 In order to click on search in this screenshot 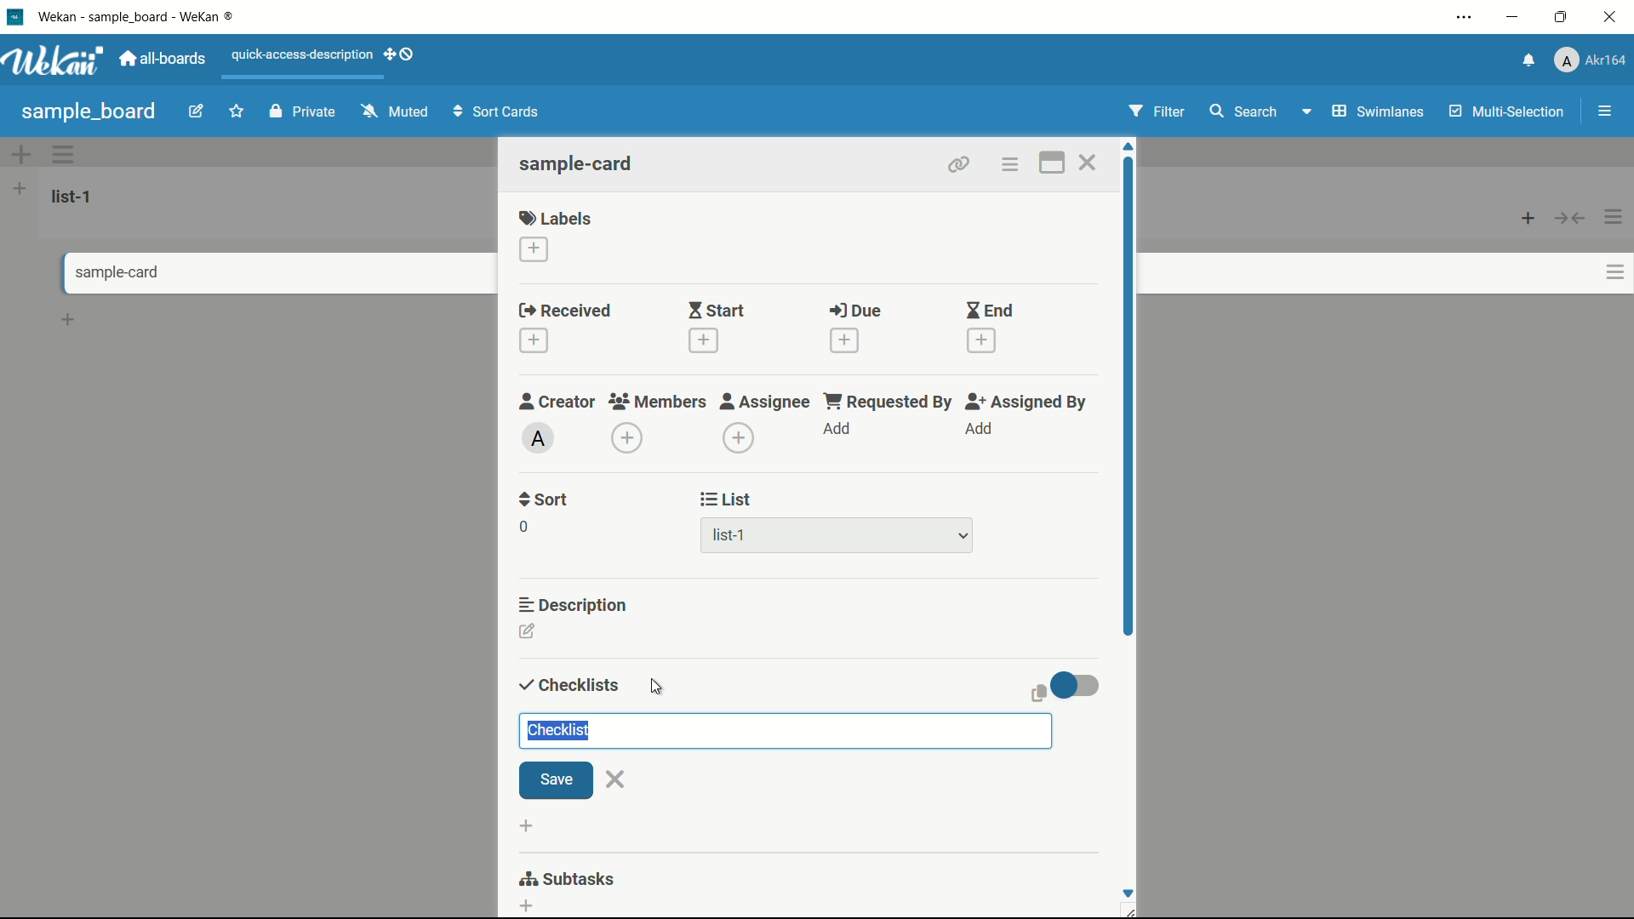, I will do `click(1242, 111)`.